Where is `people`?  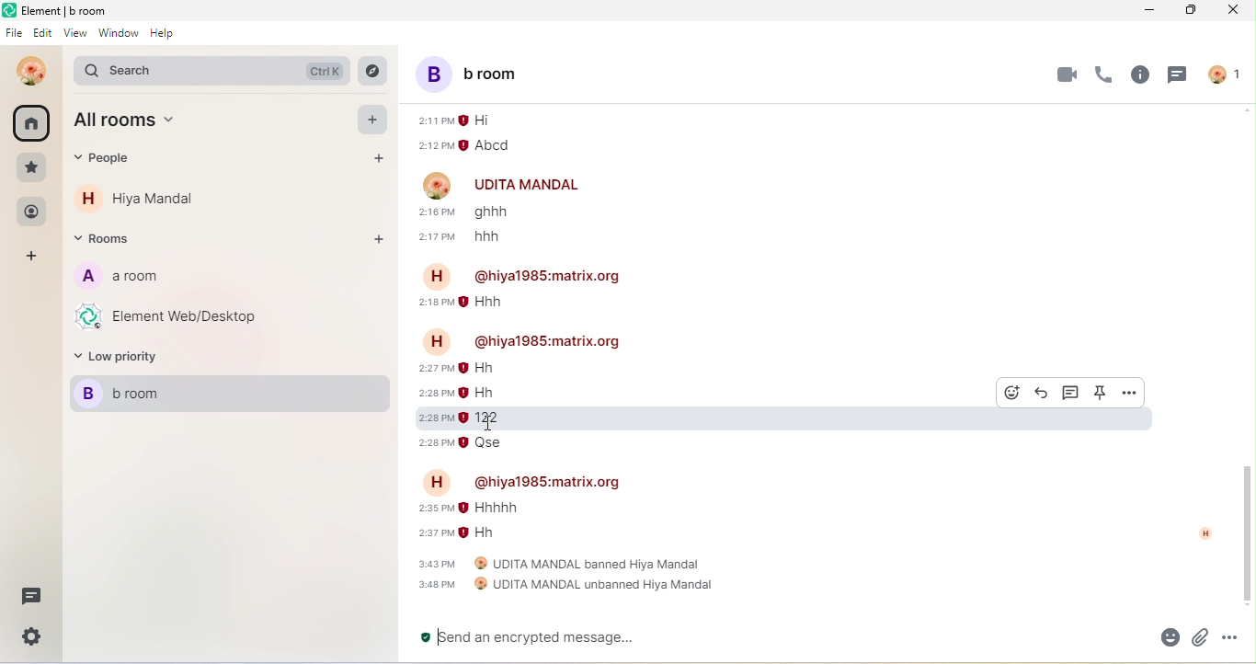 people is located at coordinates (113, 163).